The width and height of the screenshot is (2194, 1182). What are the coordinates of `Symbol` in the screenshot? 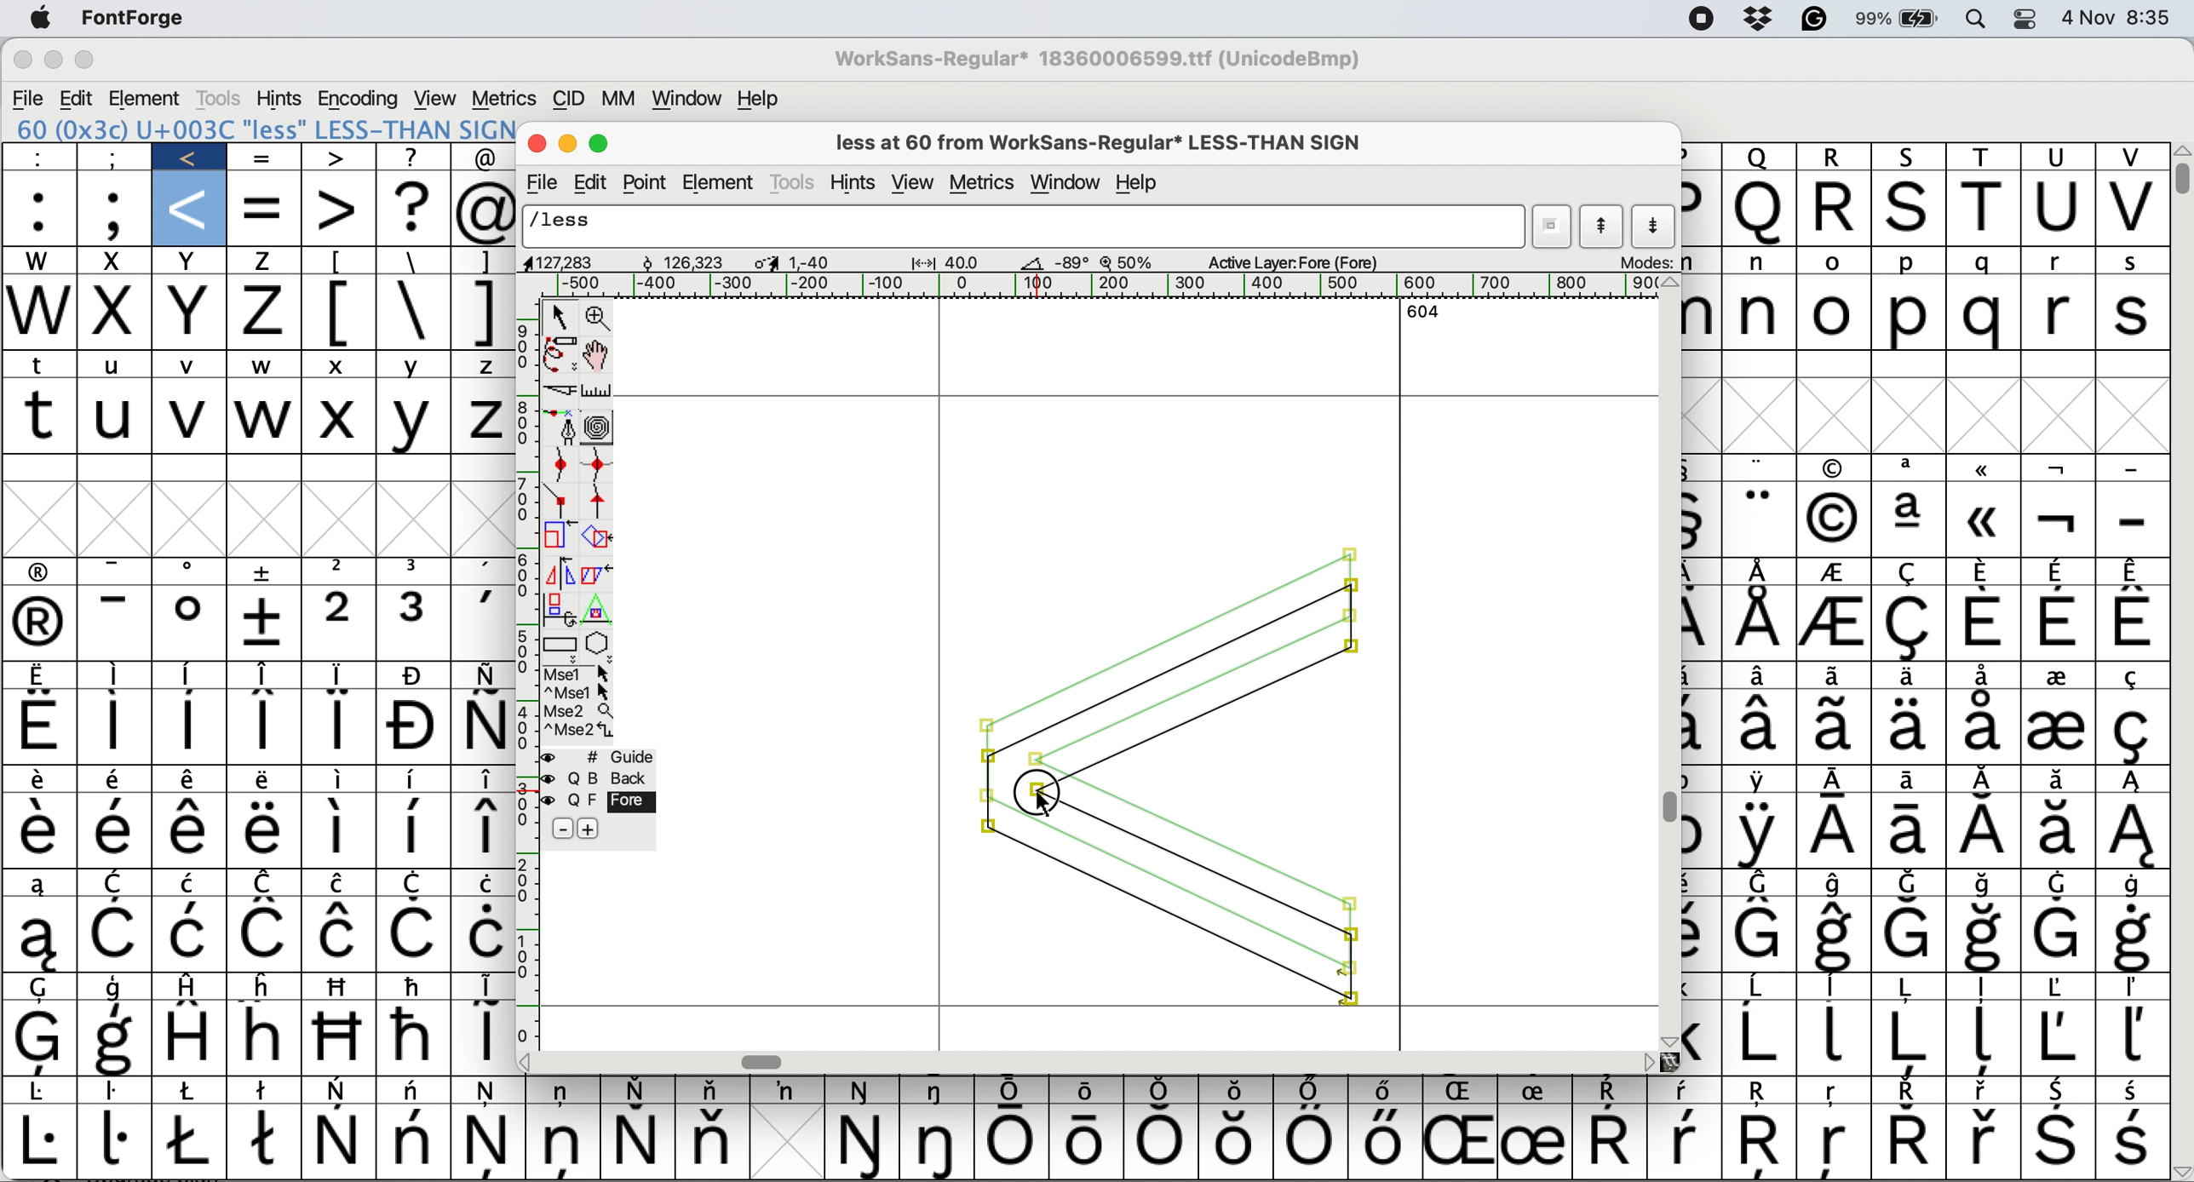 It's located at (191, 674).